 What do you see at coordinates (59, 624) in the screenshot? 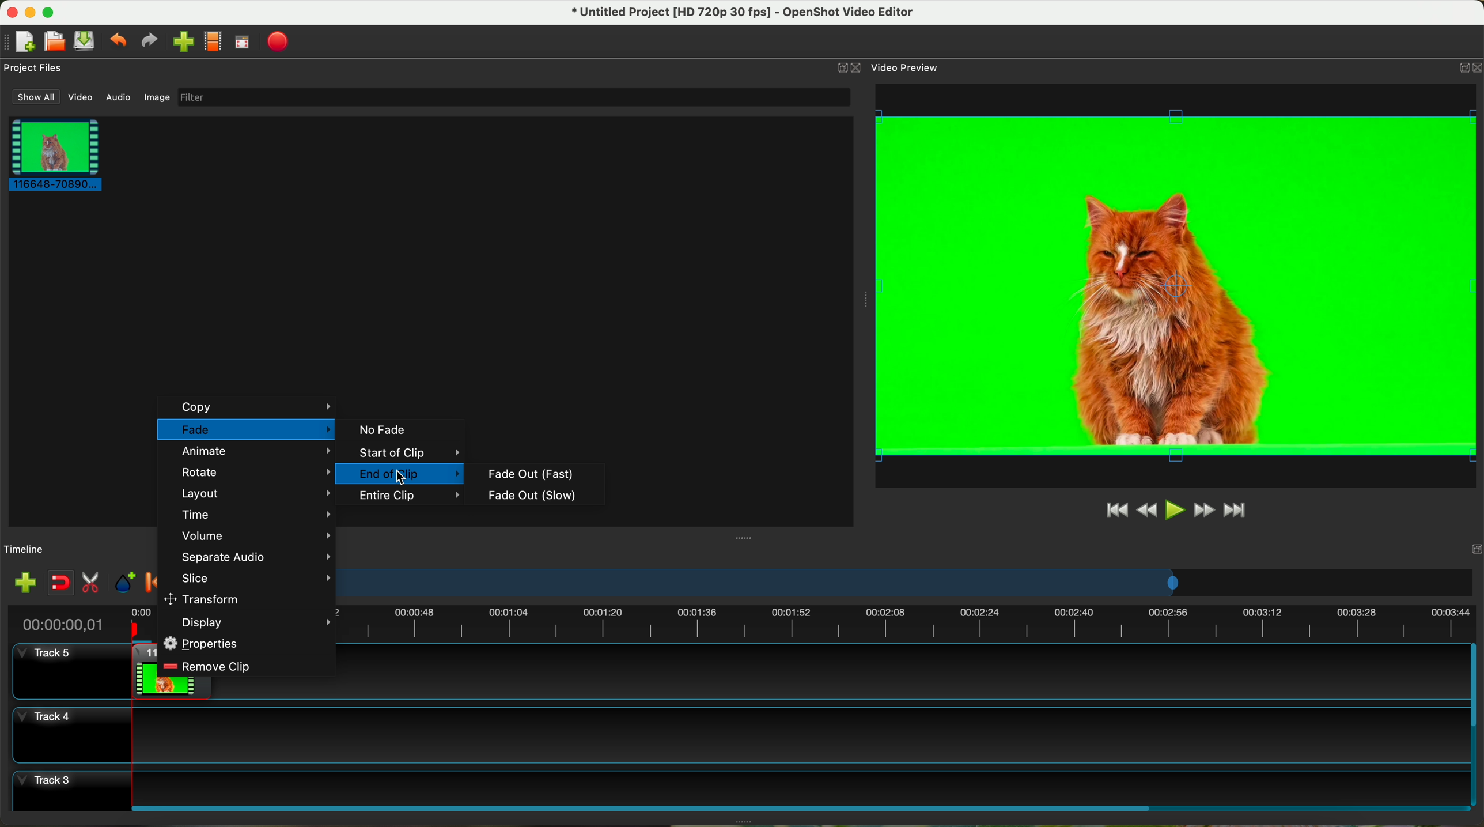
I see `time` at bounding box center [59, 624].